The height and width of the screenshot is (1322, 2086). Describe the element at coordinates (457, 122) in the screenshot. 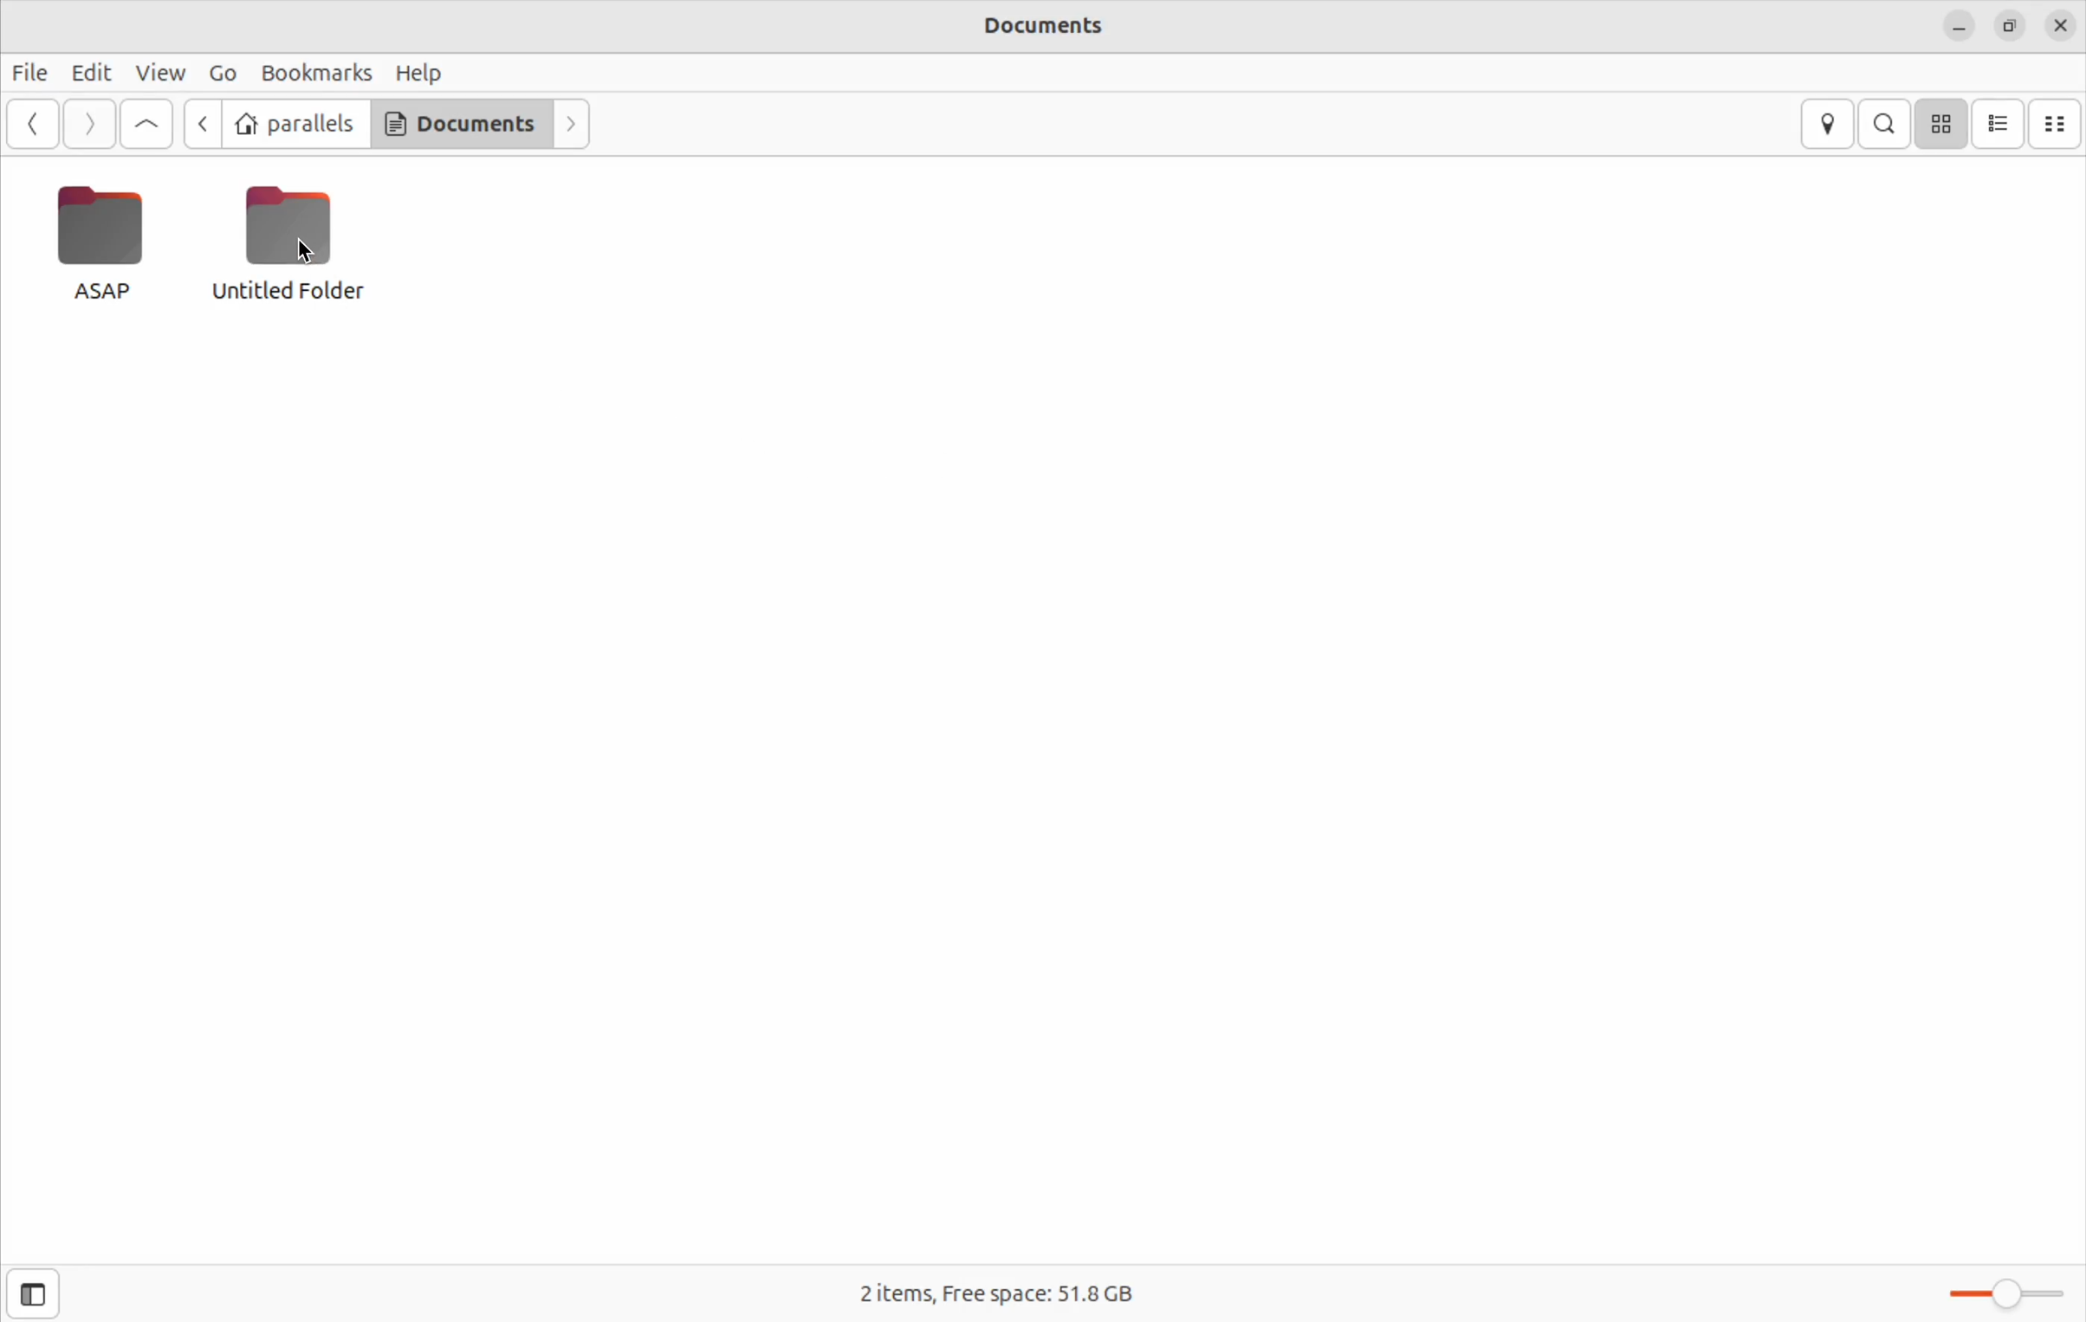

I see `Documents` at that location.